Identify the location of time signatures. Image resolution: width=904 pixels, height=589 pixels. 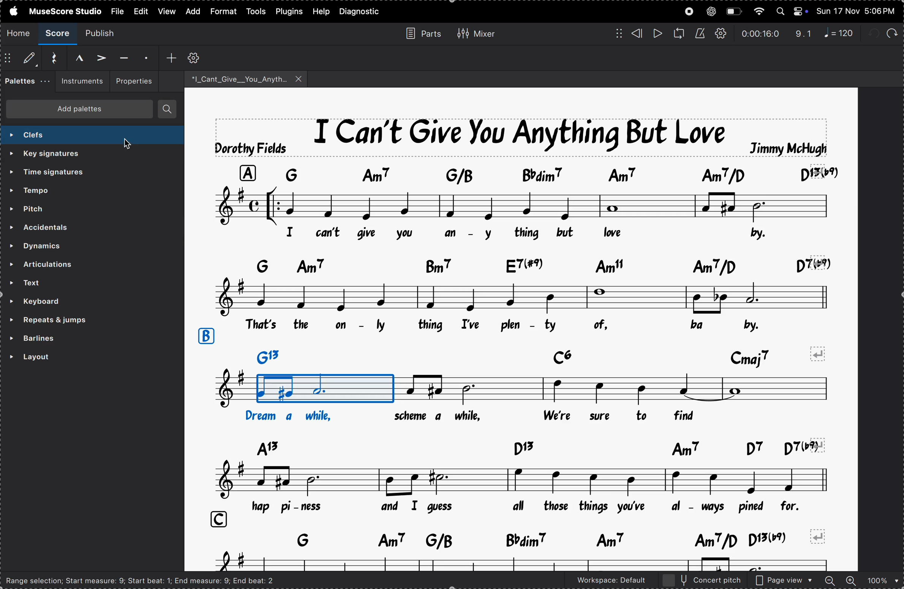
(66, 173).